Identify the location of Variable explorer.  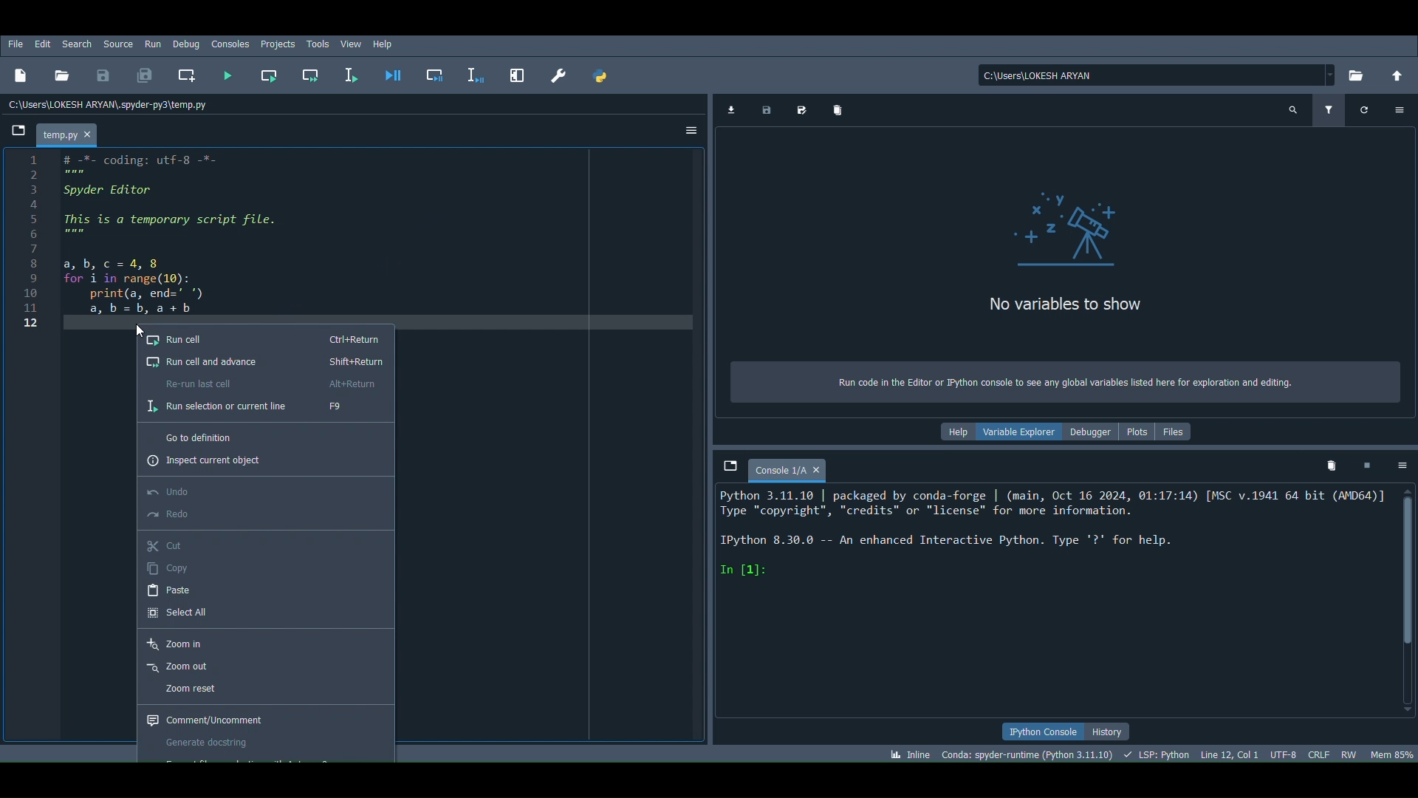
(1013, 432).